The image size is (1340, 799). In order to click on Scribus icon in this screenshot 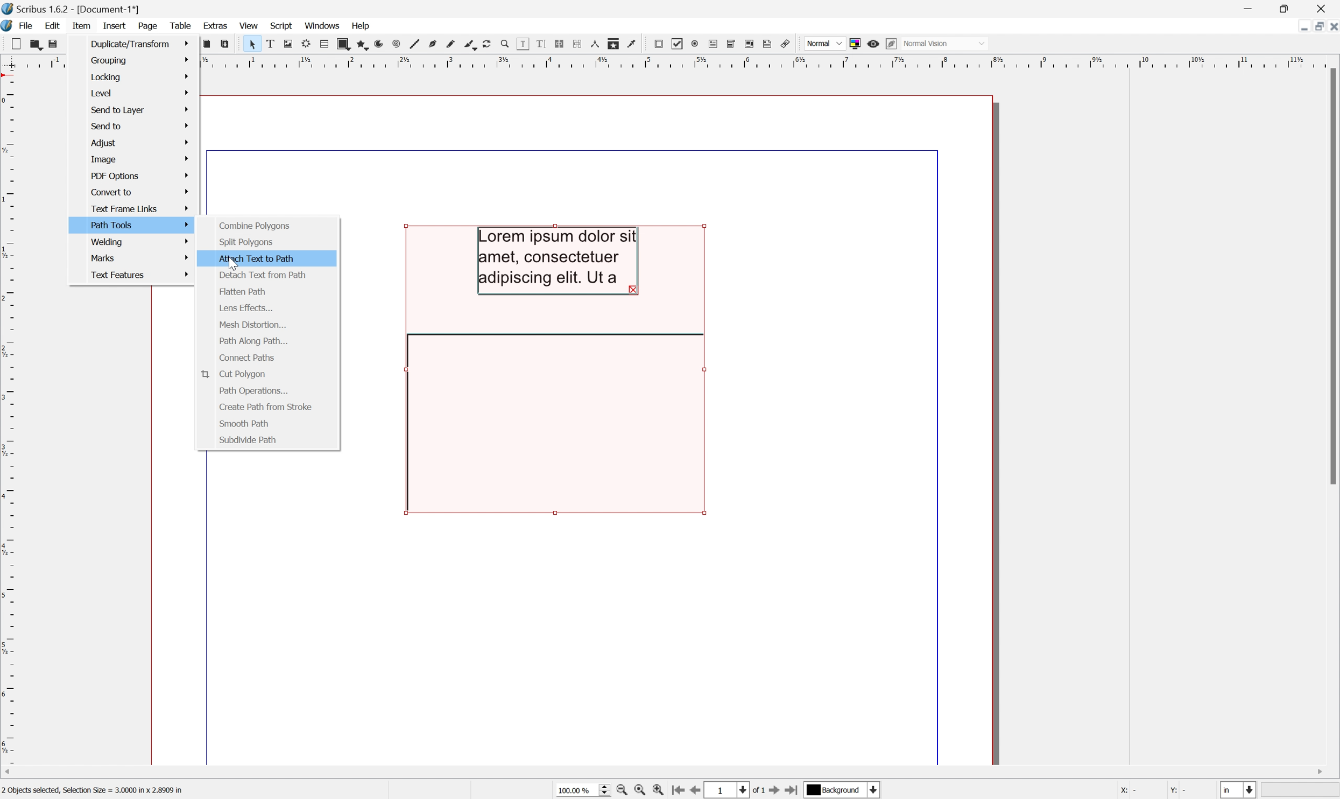, I will do `click(9, 26)`.